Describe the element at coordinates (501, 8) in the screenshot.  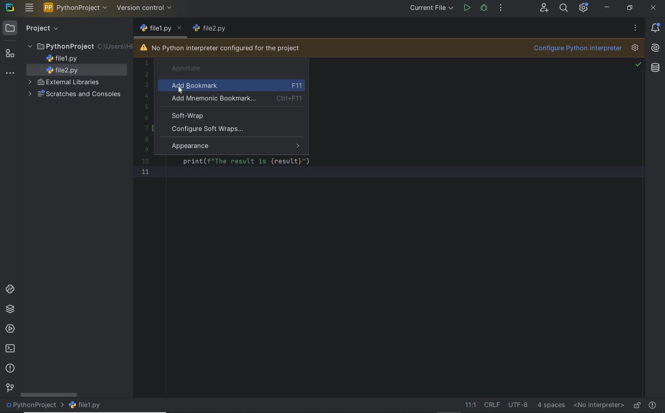
I see `more actions` at that location.